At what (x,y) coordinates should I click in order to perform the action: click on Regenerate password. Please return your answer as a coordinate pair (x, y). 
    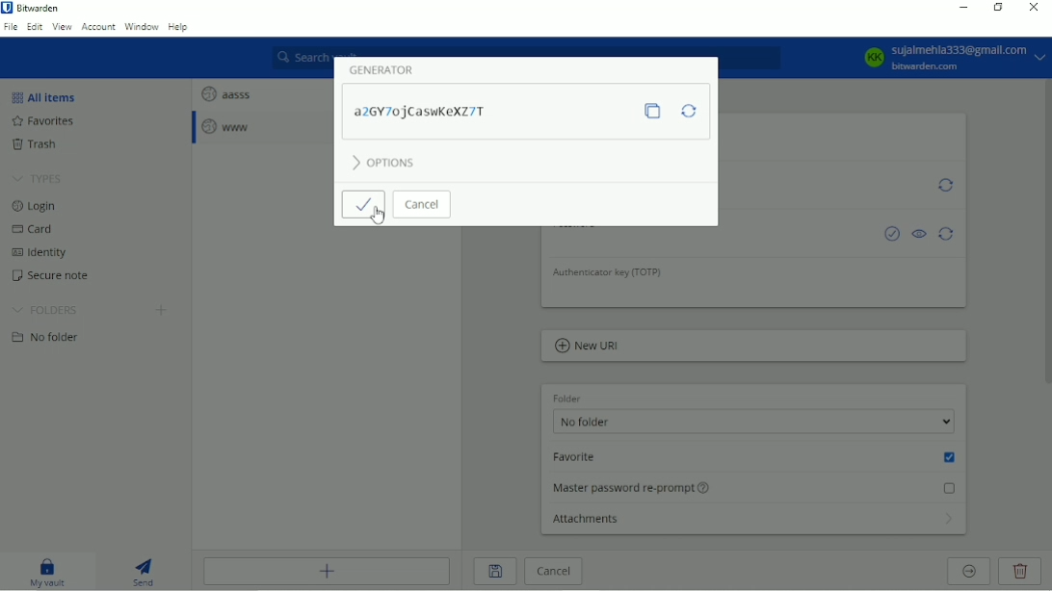
    Looking at the image, I should click on (691, 109).